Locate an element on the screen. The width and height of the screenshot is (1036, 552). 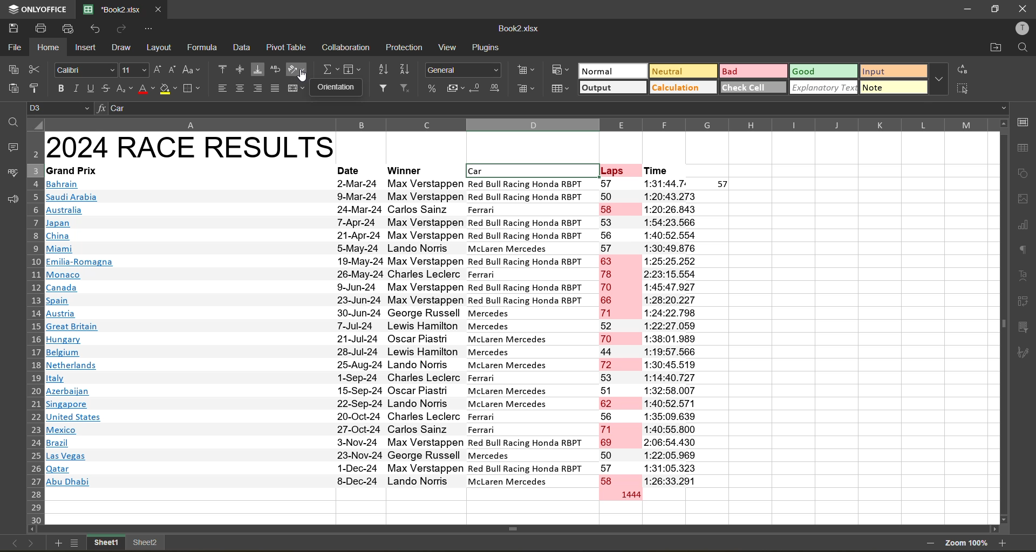
Select all is located at coordinates (34, 124).